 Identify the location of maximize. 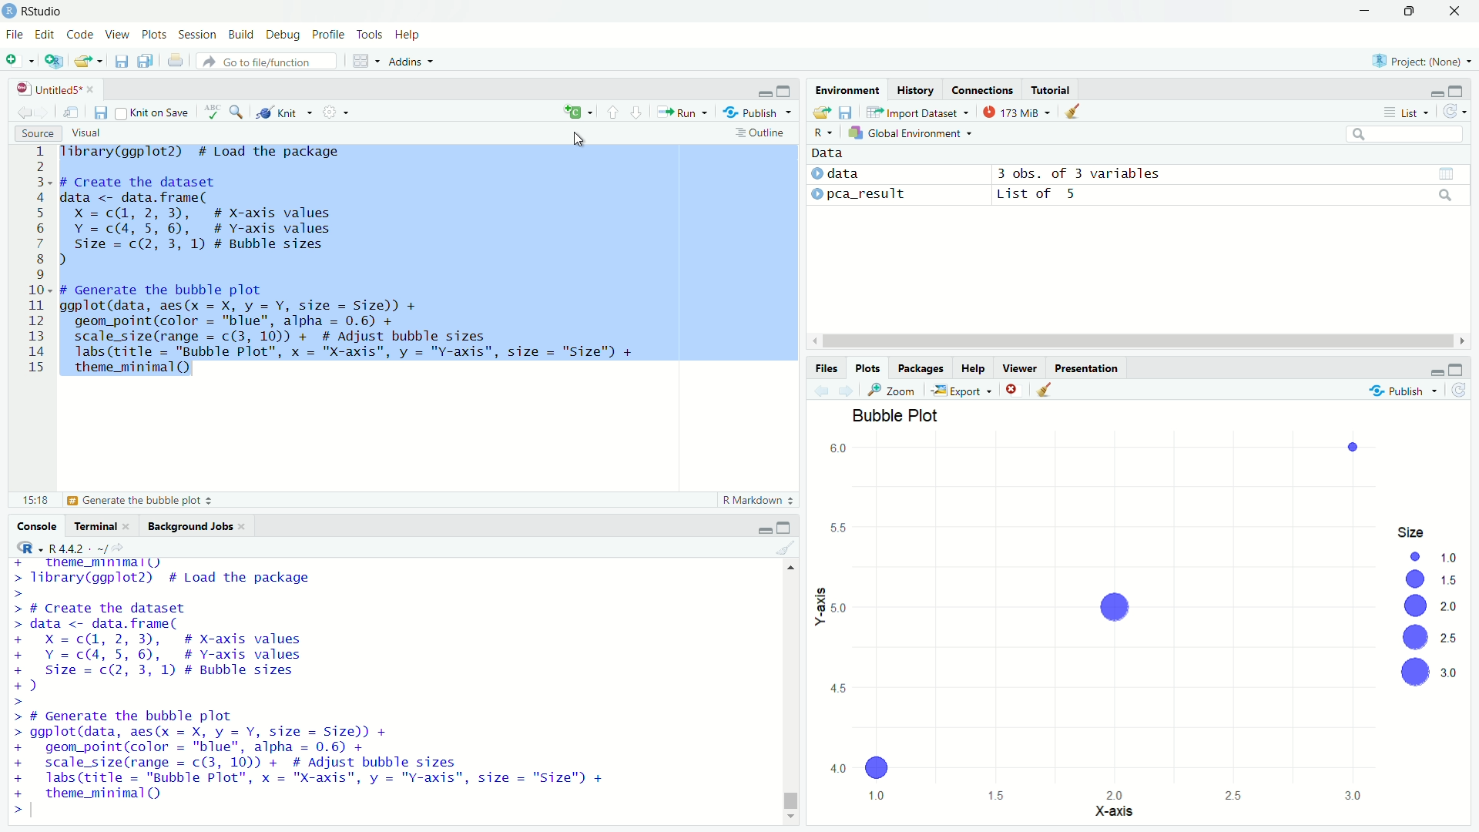
(1458, 89).